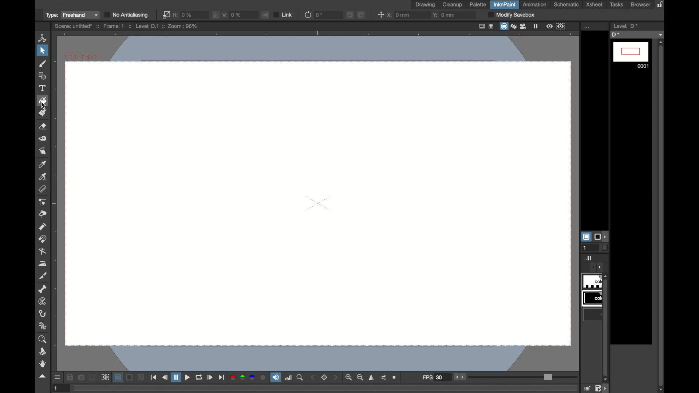 This screenshot has width=699, height=393. Describe the element at coordinates (263, 377) in the screenshot. I see `circle` at that location.